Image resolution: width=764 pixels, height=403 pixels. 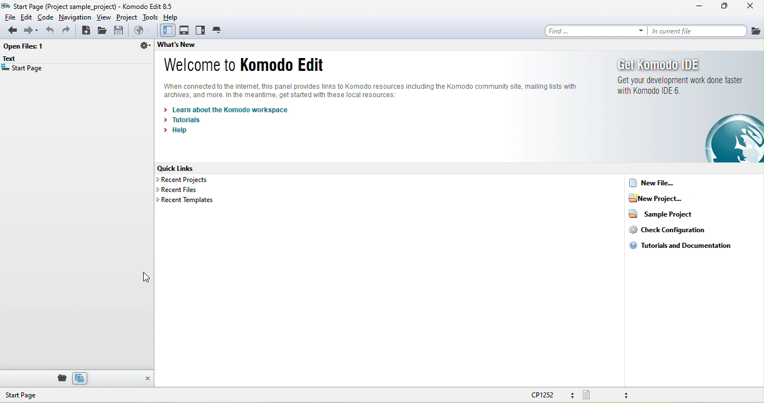 I want to click on files, so click(x=80, y=378).